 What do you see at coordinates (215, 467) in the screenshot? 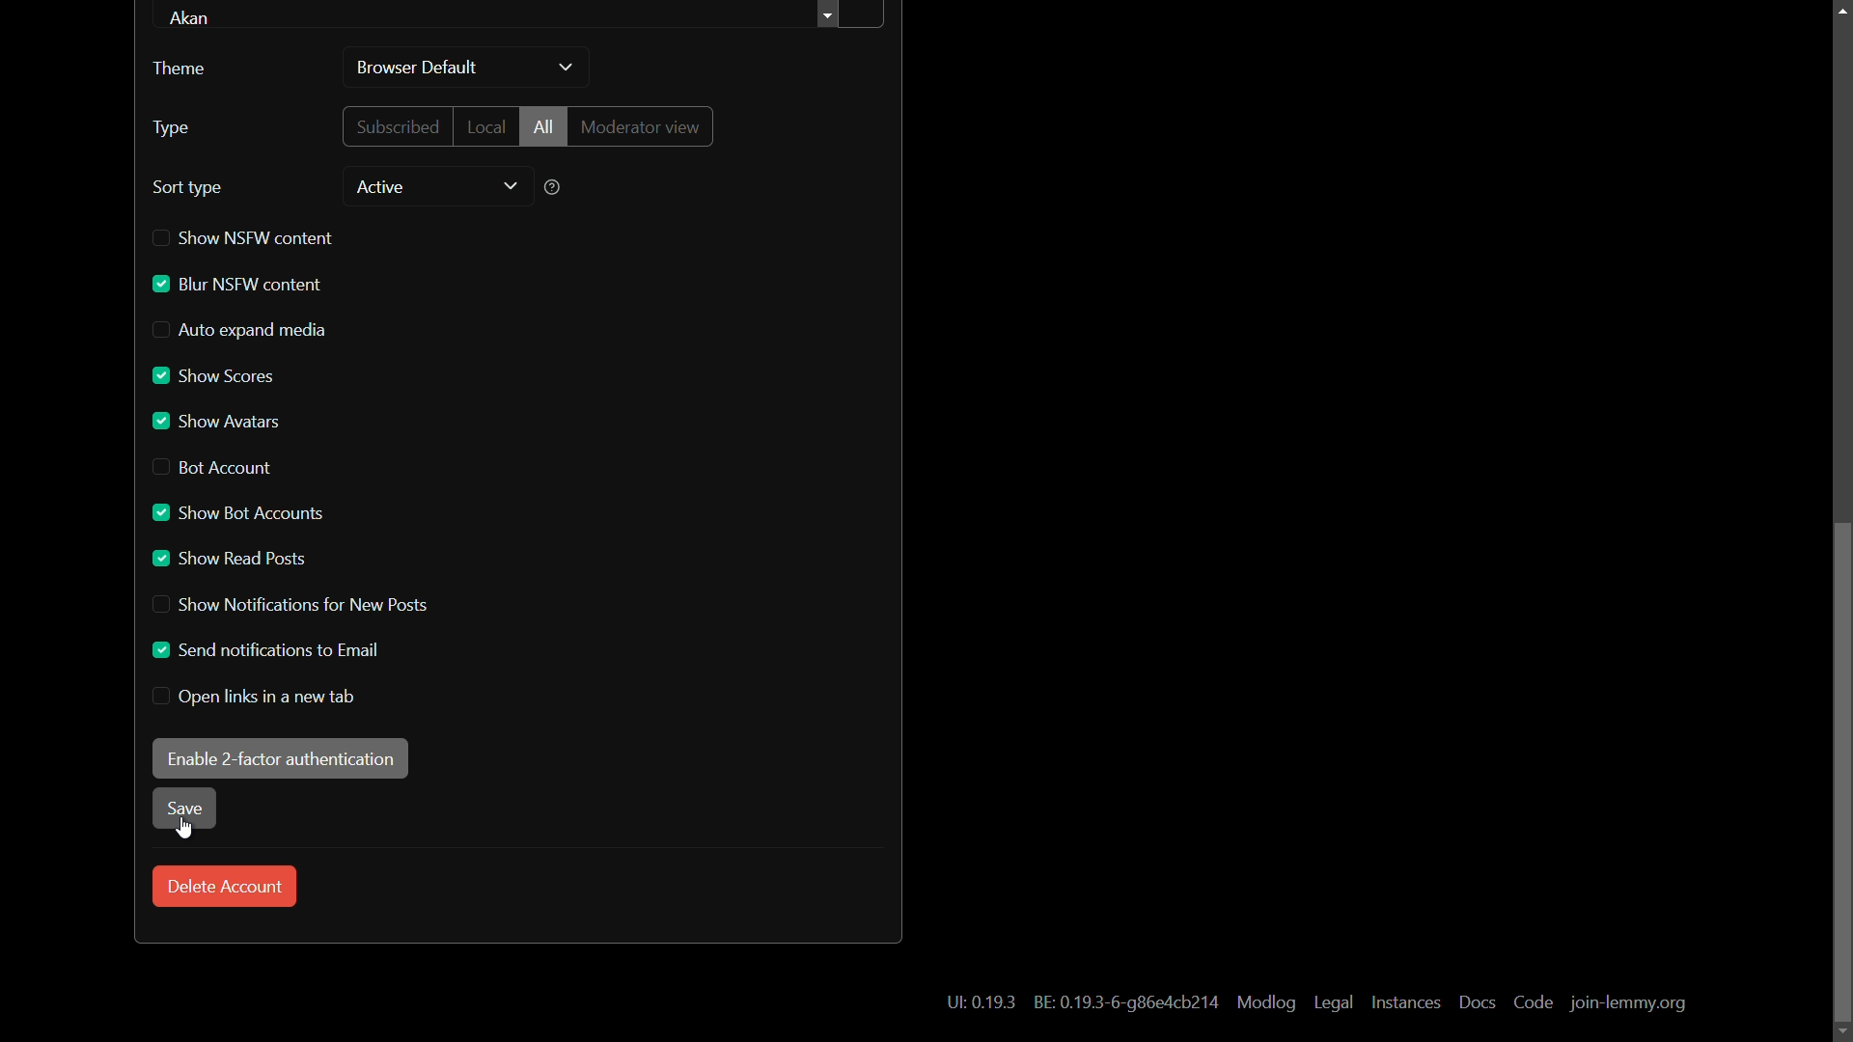
I see `bot account` at bounding box center [215, 467].